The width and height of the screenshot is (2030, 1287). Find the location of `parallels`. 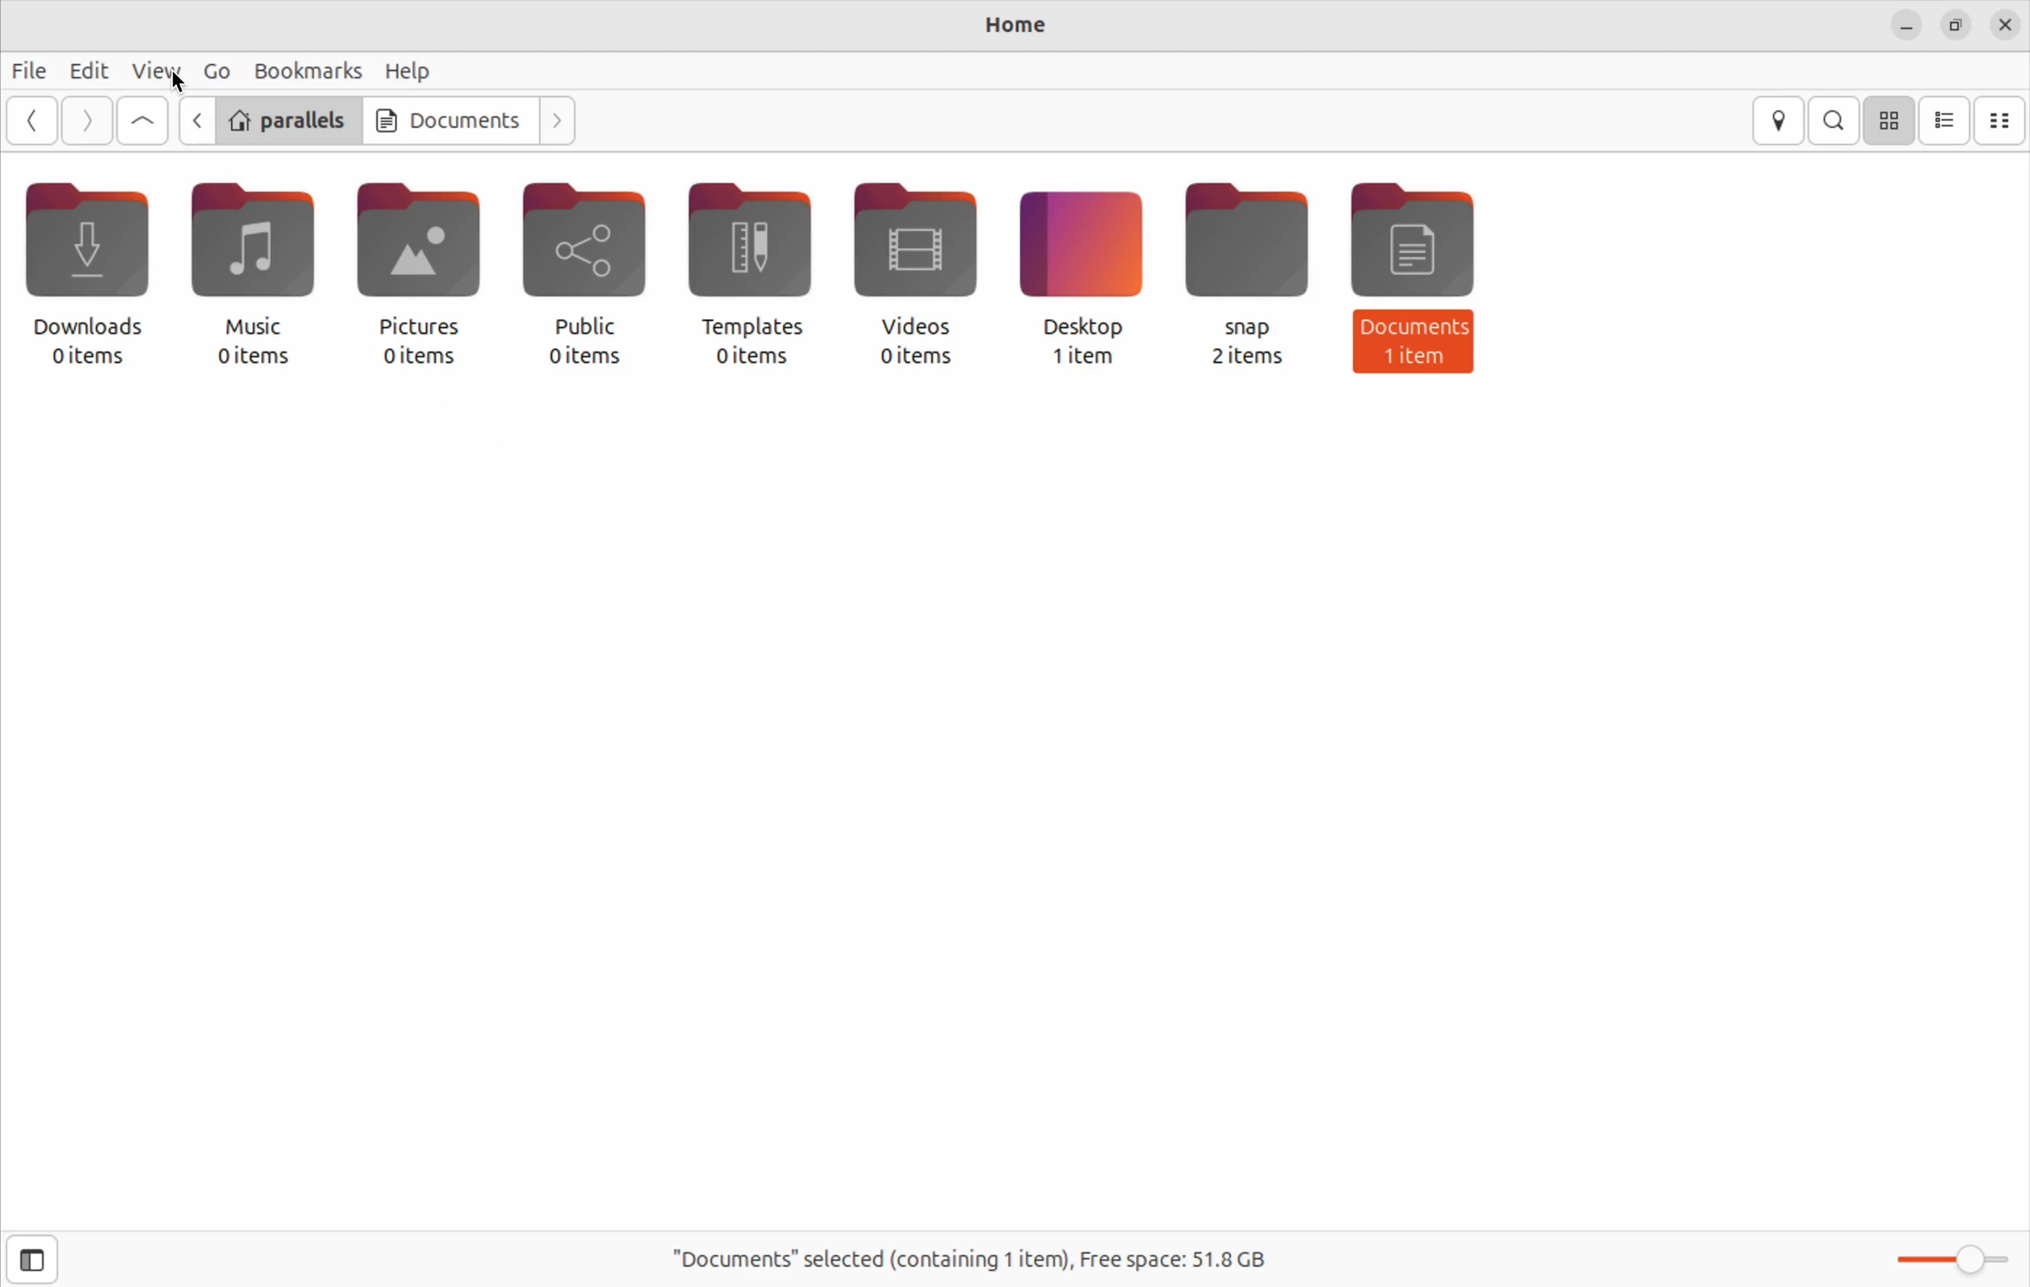

parallels is located at coordinates (290, 121).